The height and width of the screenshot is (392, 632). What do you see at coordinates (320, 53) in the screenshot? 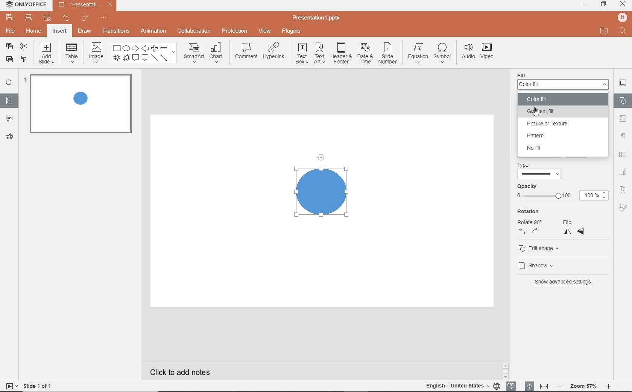
I see `text art` at bounding box center [320, 53].